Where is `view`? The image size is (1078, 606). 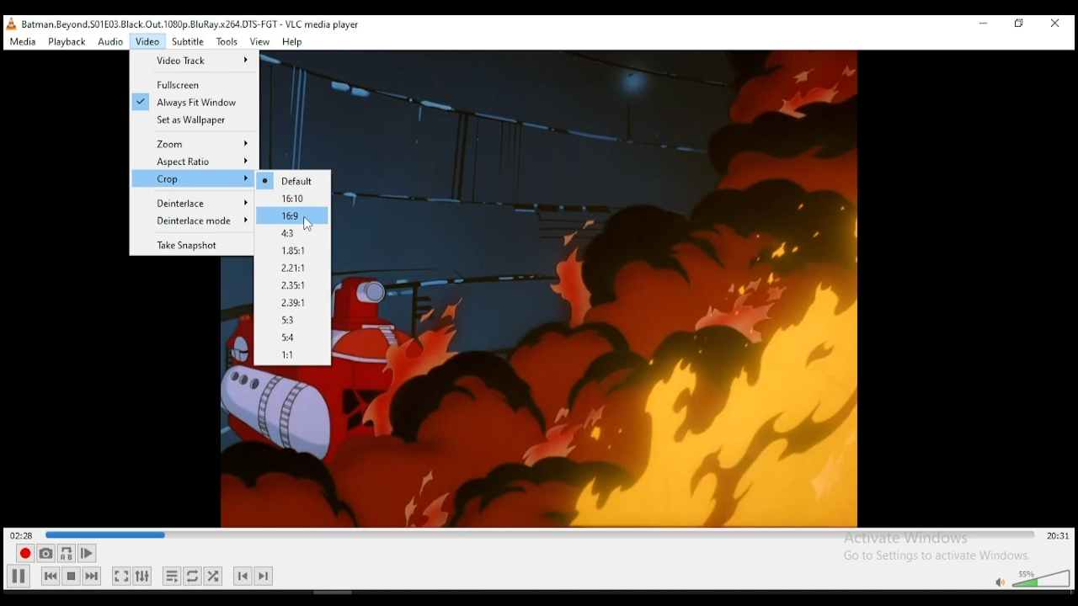
view is located at coordinates (258, 41).